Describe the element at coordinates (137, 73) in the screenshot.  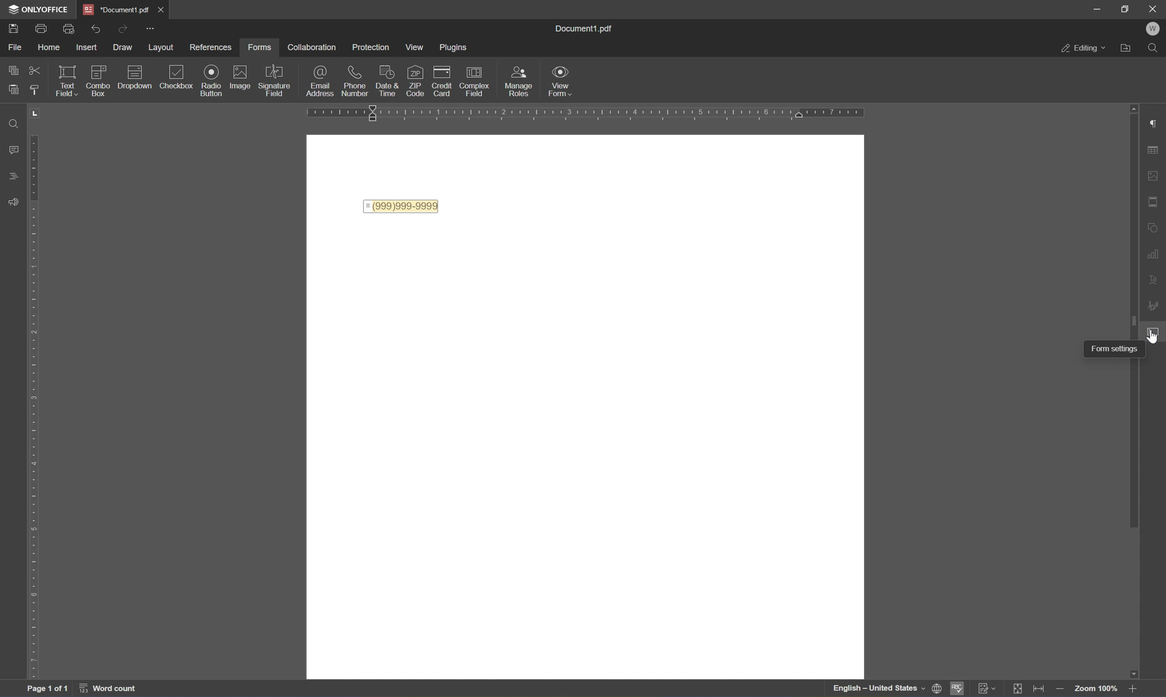
I see `dropdown` at that location.